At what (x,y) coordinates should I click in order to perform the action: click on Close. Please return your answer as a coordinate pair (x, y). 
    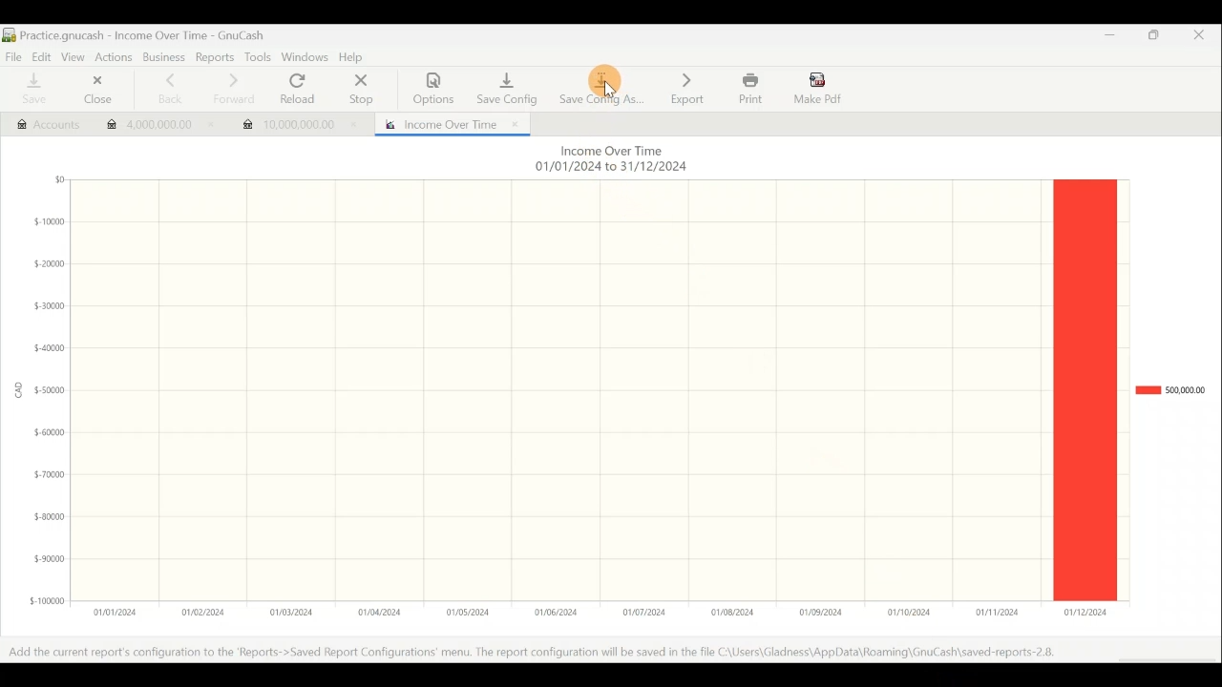
    Looking at the image, I should click on (94, 92).